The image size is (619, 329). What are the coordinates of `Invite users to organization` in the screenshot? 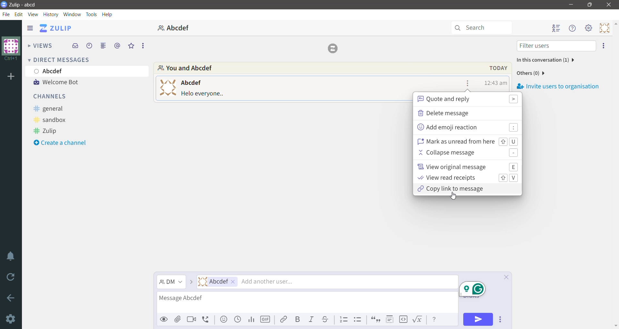 It's located at (558, 86).